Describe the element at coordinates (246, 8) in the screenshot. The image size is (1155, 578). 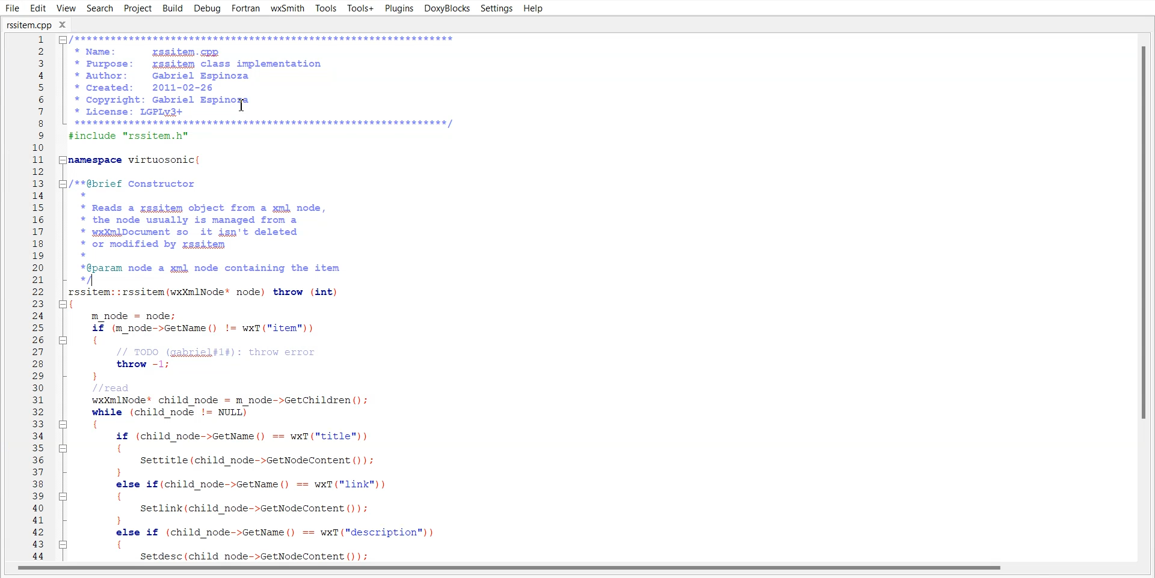
I see `Fortran` at that location.